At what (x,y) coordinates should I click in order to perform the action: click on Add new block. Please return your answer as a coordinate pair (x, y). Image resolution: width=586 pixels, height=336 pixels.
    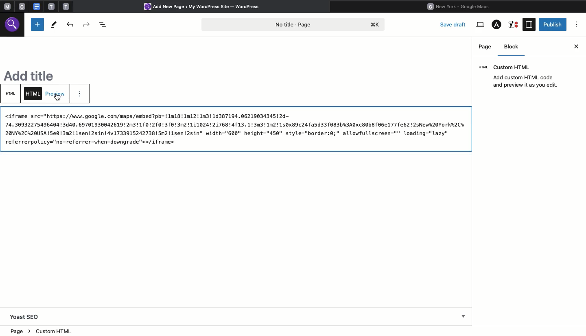
    Looking at the image, I should click on (37, 24).